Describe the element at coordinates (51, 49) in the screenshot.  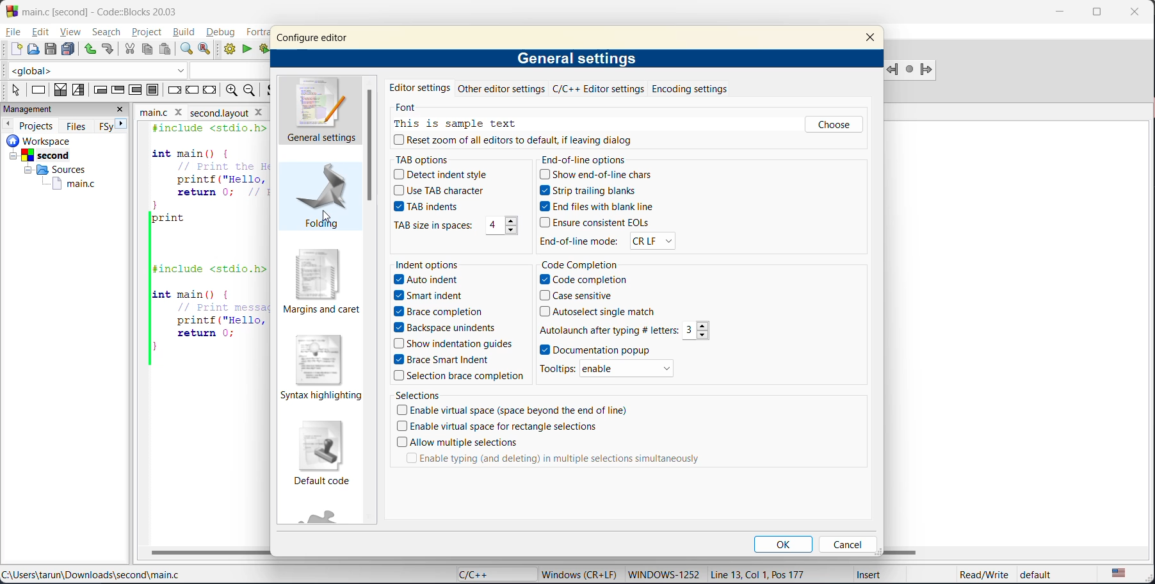
I see `save` at that location.